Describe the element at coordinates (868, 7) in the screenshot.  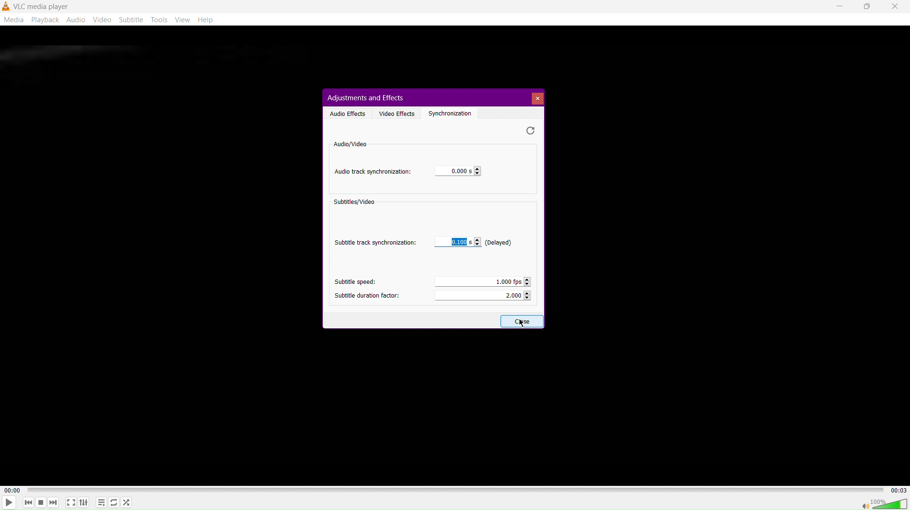
I see `Maximize` at that location.